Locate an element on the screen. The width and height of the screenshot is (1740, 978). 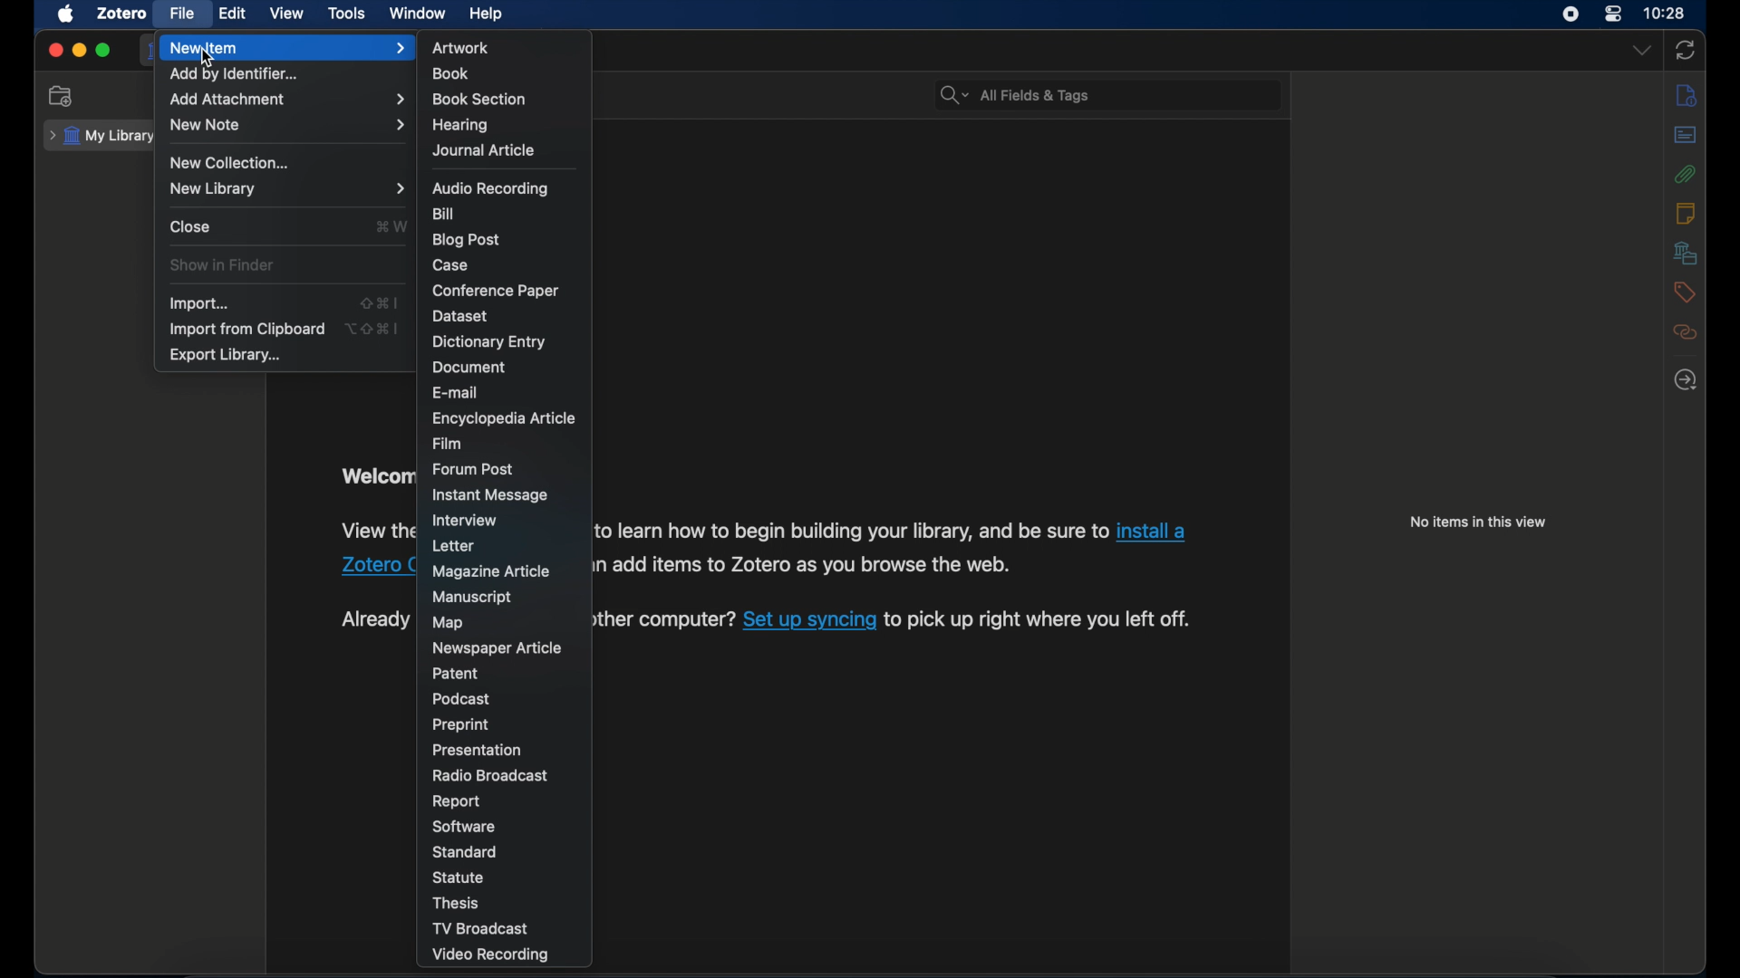
radio broadcast is located at coordinates (489, 775).